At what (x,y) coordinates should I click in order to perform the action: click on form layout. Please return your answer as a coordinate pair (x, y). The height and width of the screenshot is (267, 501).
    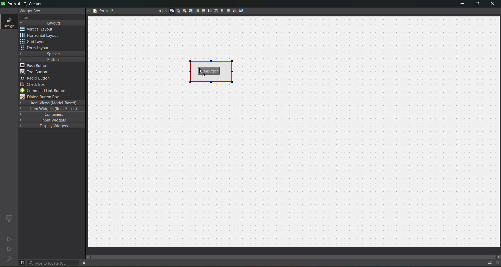
    Looking at the image, I should click on (221, 11).